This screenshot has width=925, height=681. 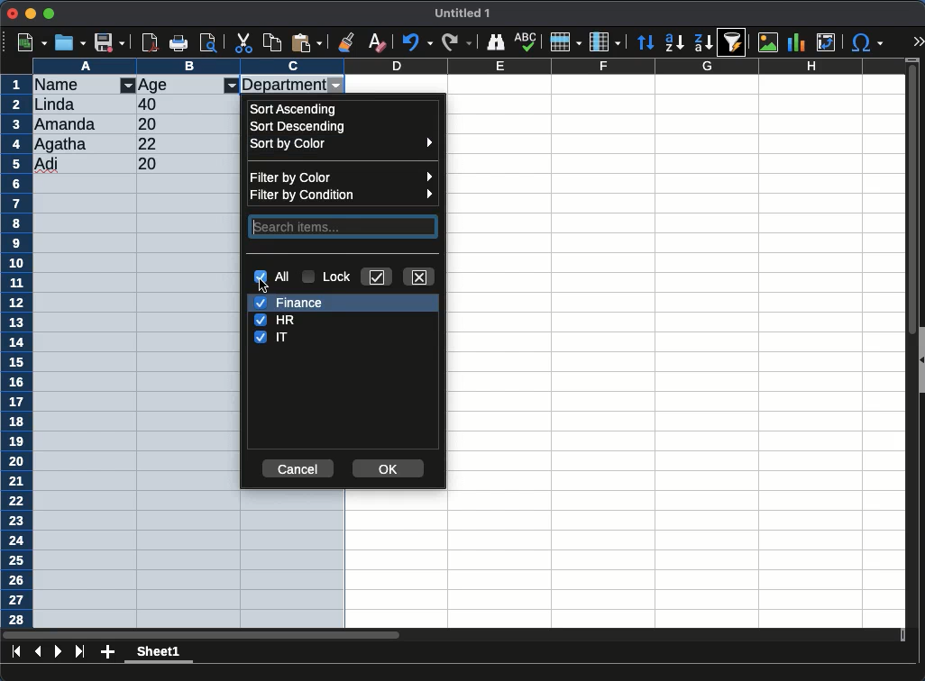 What do you see at coordinates (275, 319) in the screenshot?
I see `hr` at bounding box center [275, 319].